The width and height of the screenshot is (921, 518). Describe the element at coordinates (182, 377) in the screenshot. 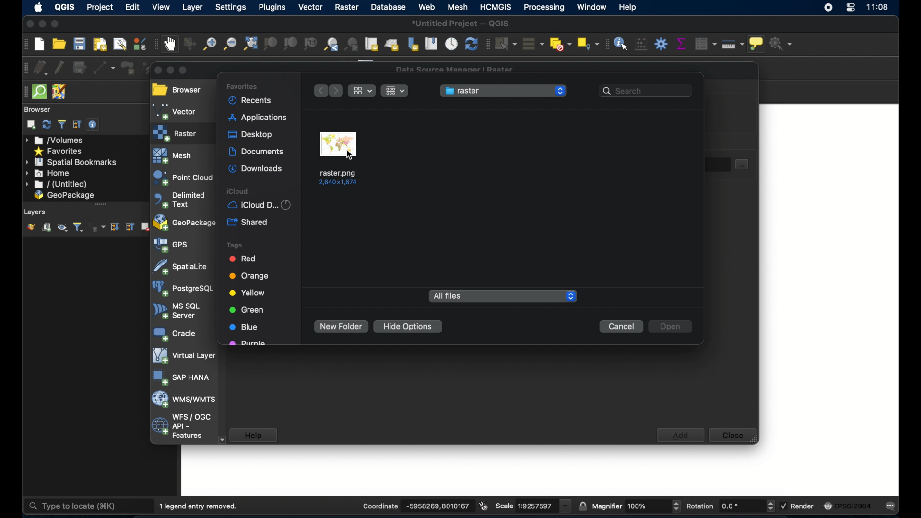

I see `sap hana` at that location.